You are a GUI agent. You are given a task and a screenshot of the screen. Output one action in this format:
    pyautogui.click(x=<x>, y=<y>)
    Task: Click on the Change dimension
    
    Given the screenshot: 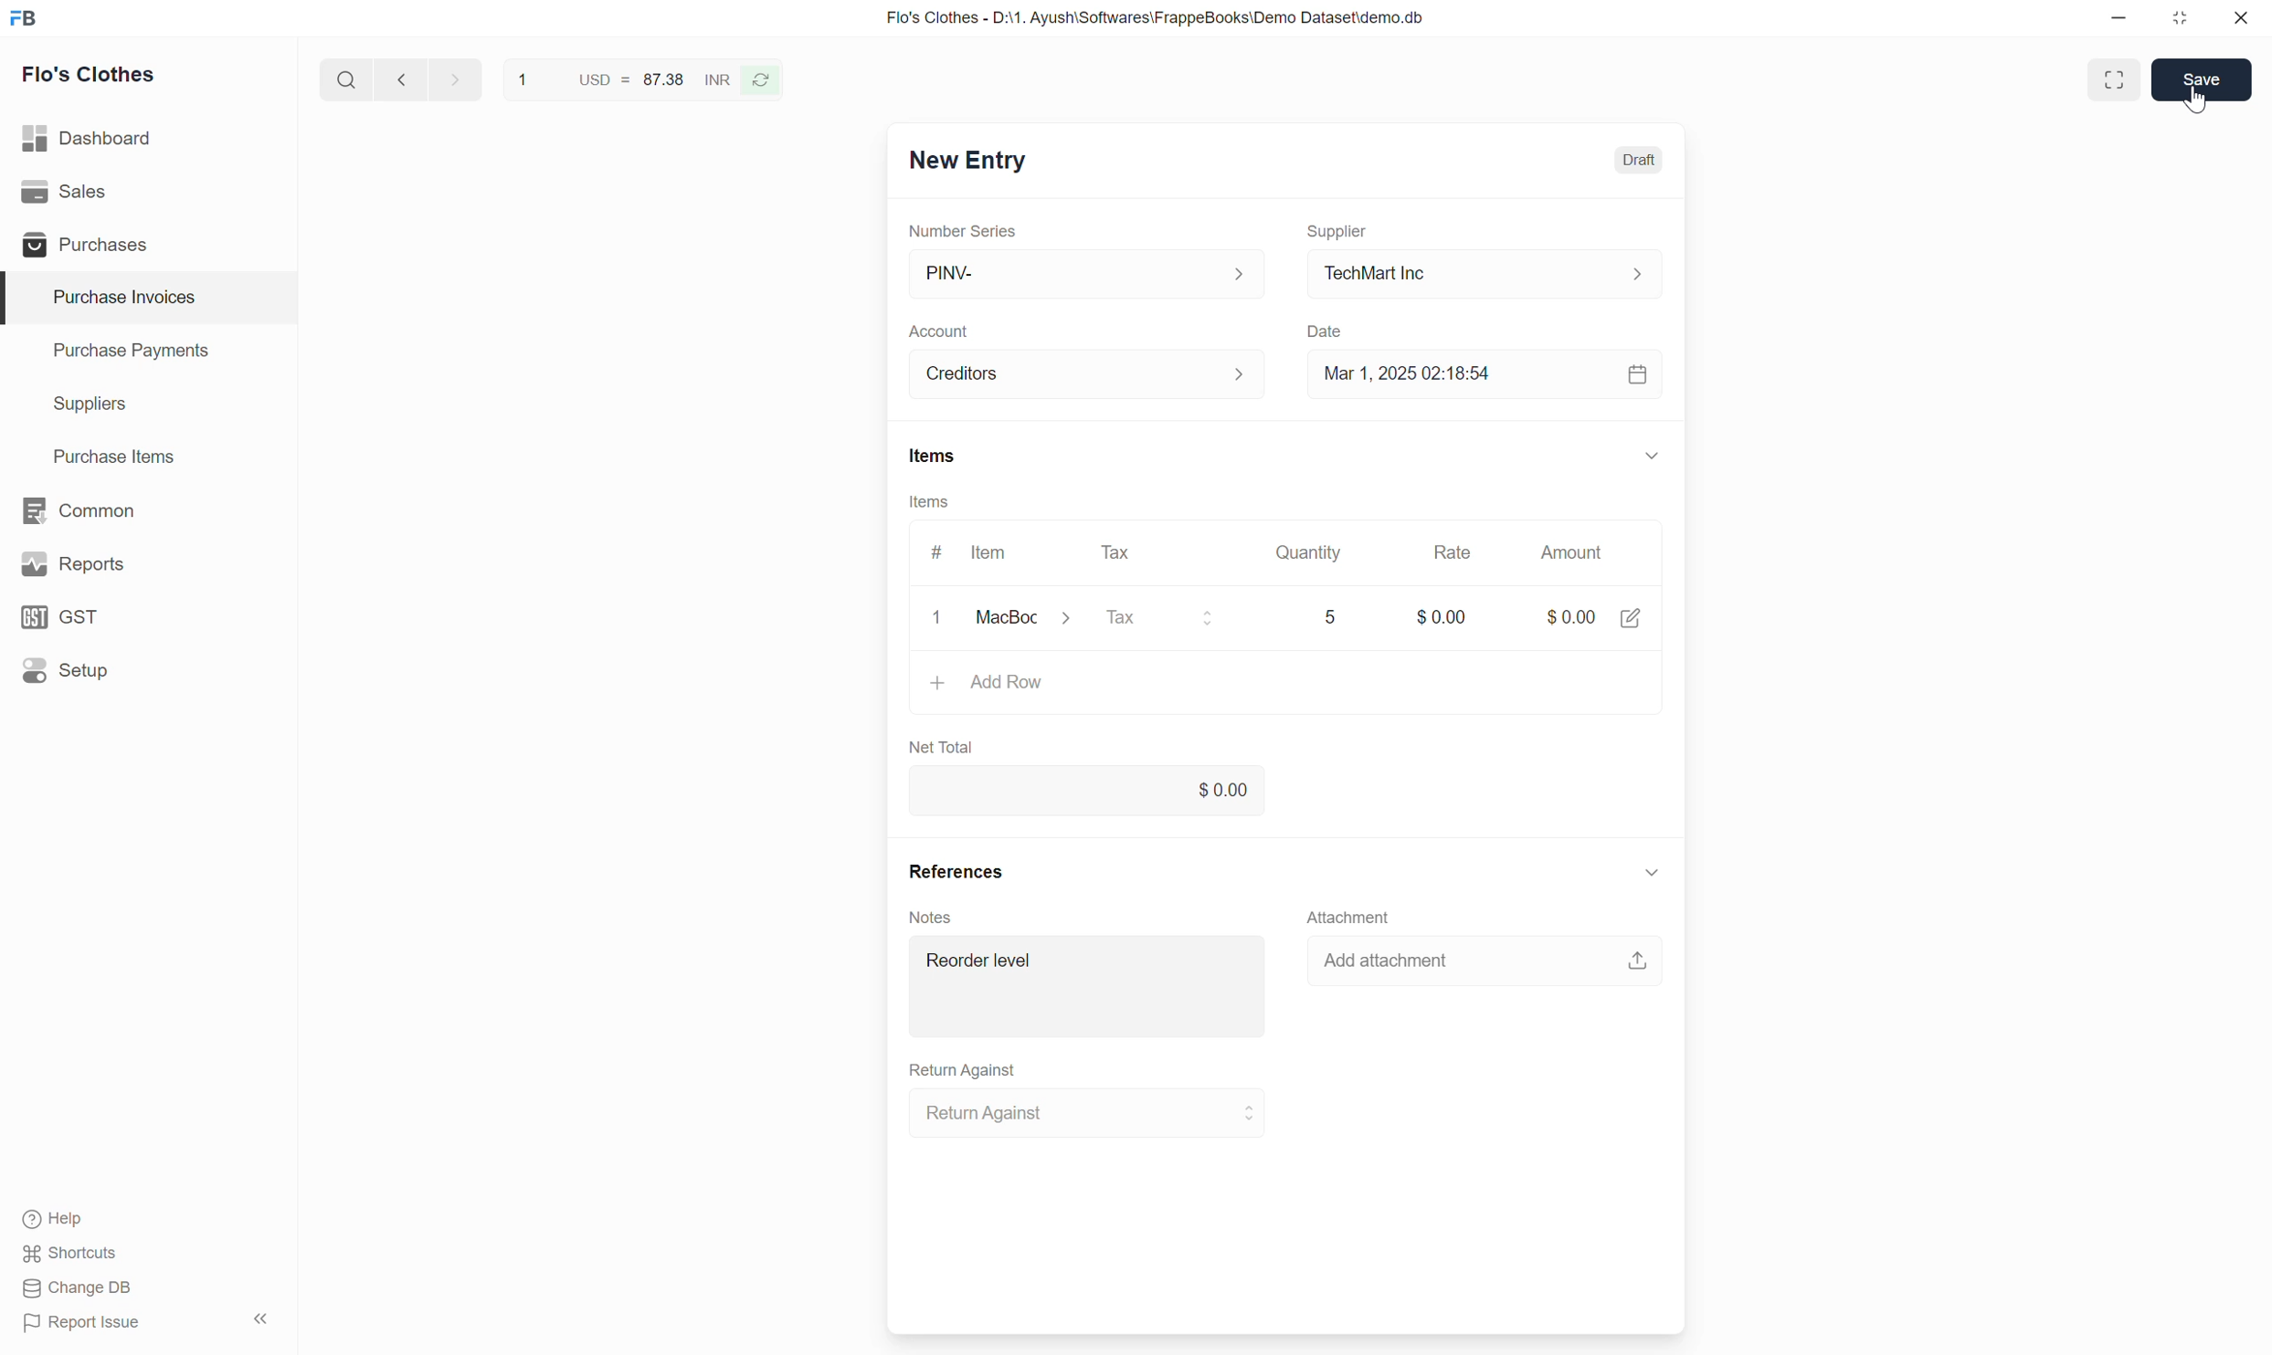 What is the action you would take?
    pyautogui.click(x=2180, y=18)
    